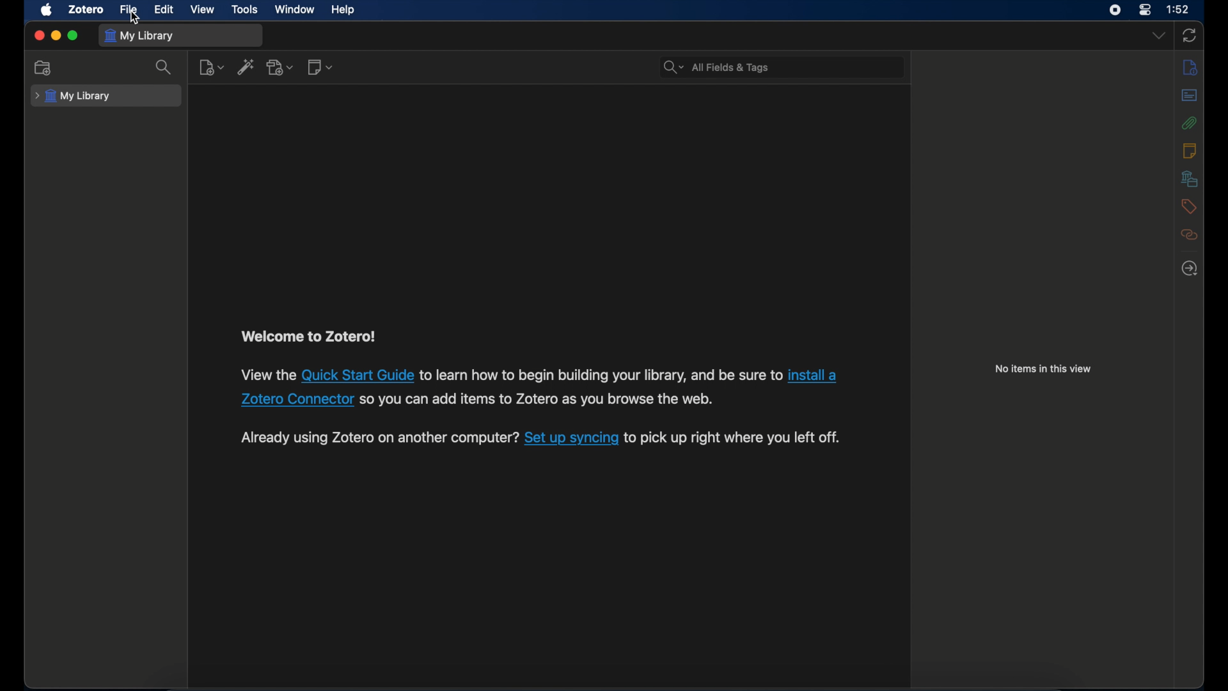  Describe the element at coordinates (165, 10) in the screenshot. I see `edit` at that location.